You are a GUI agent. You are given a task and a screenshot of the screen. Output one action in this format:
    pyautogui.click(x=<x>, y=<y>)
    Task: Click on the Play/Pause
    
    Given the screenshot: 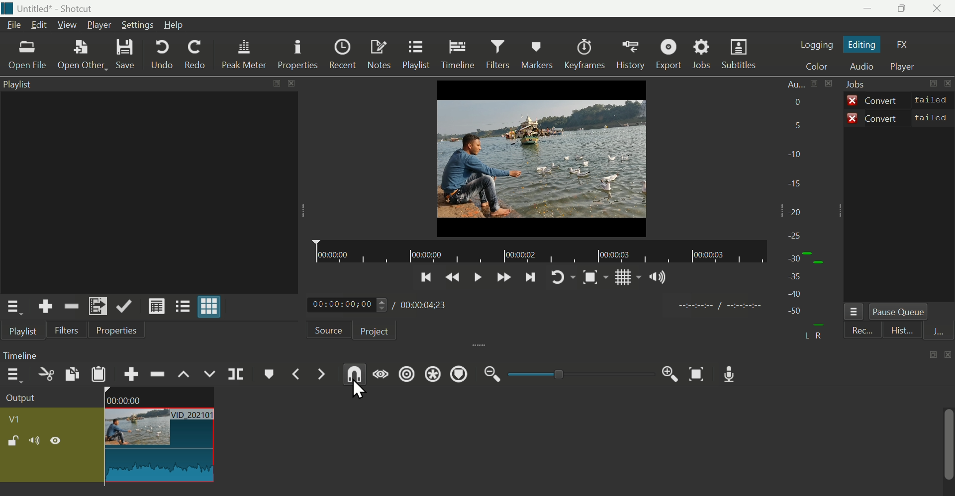 What is the action you would take?
    pyautogui.click(x=475, y=280)
    